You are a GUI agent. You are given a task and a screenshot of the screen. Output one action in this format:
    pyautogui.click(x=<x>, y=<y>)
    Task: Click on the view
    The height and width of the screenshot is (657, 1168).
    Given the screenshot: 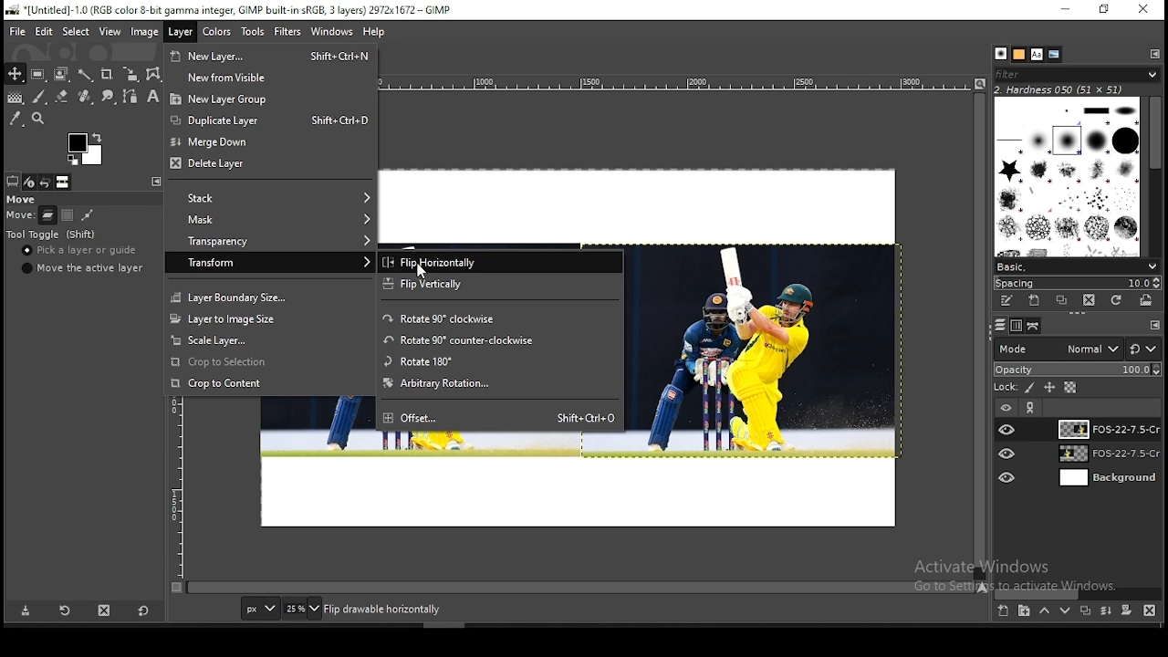 What is the action you would take?
    pyautogui.click(x=109, y=31)
    